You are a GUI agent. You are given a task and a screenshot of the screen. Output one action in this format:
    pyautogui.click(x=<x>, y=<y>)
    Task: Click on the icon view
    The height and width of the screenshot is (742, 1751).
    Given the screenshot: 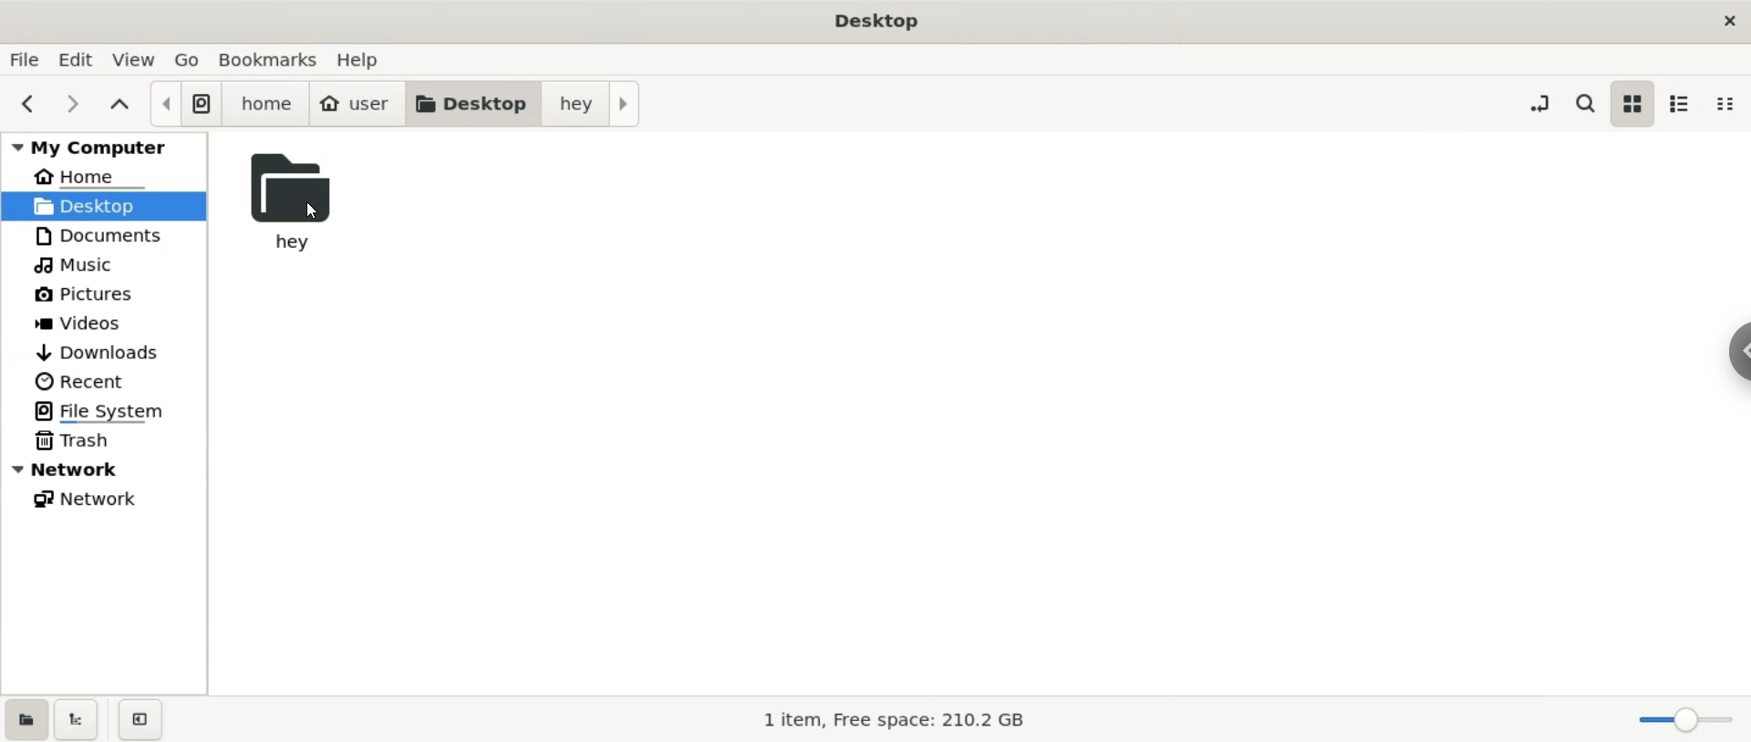 What is the action you would take?
    pyautogui.click(x=1633, y=105)
    